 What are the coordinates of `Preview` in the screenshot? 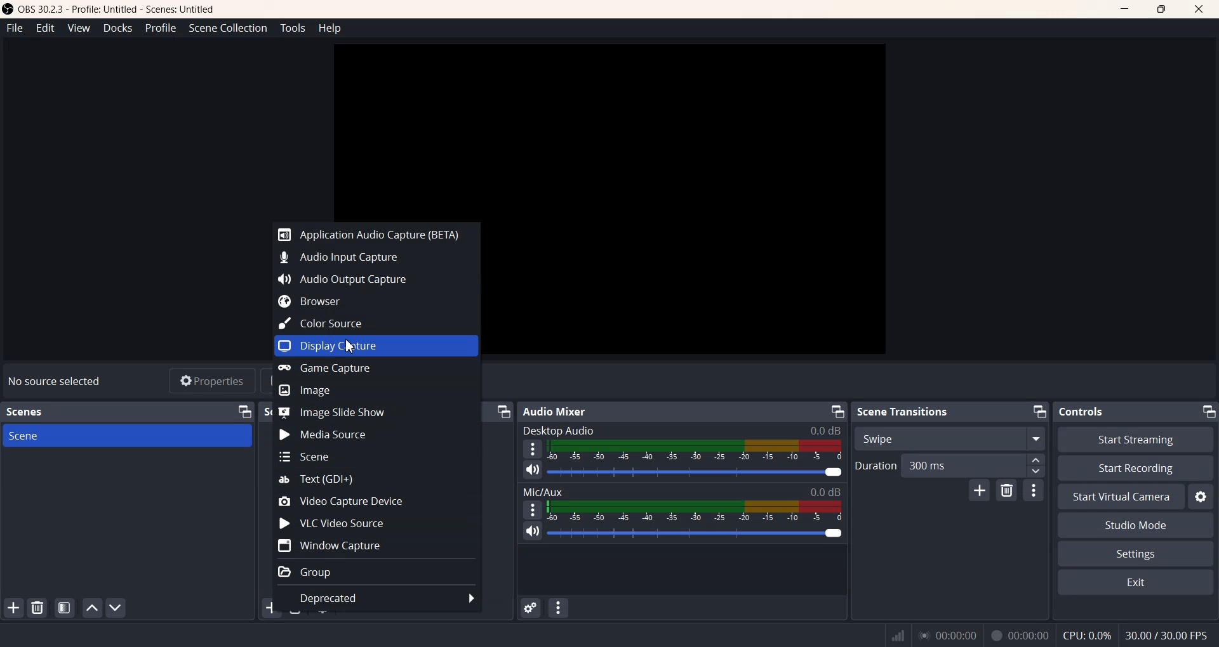 It's located at (609, 129).